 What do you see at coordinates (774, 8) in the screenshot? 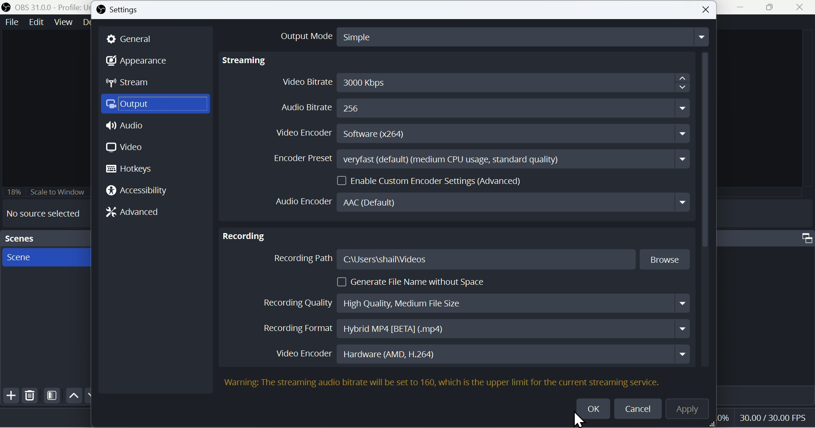
I see `Maximise` at bounding box center [774, 8].